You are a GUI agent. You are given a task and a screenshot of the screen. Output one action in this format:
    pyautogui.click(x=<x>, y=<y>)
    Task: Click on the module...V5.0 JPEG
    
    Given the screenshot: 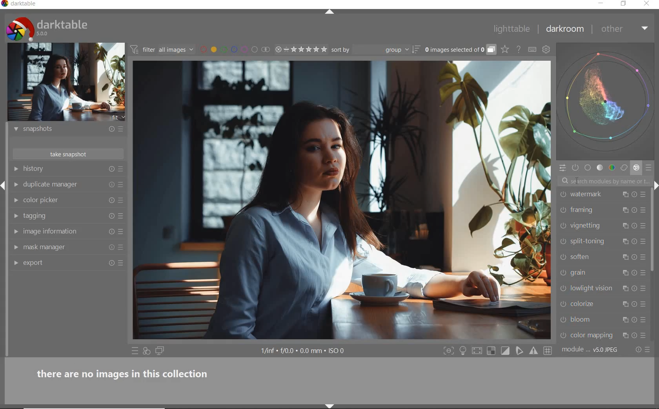 What is the action you would take?
    pyautogui.click(x=590, y=350)
    